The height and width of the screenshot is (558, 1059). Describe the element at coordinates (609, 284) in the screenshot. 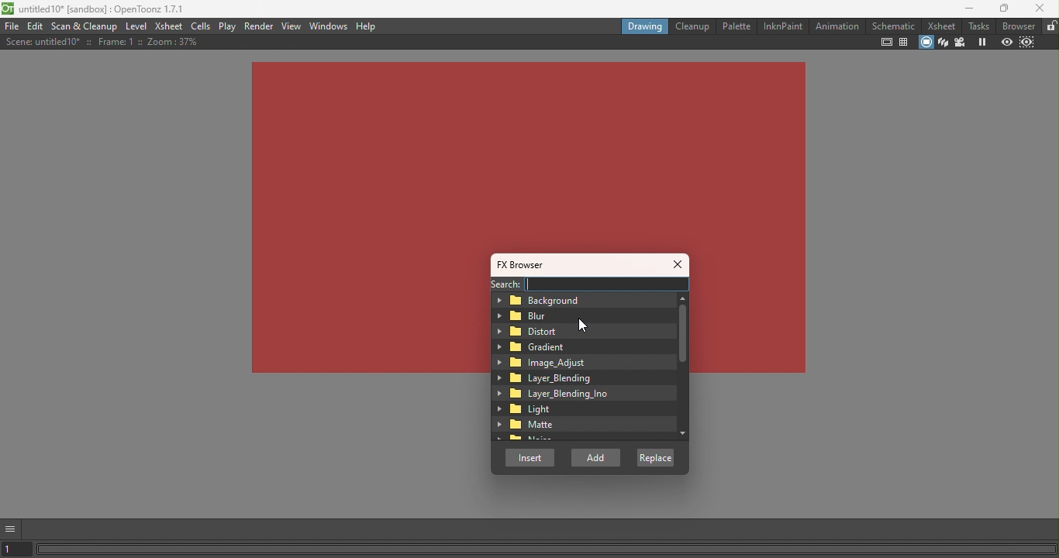

I see `Search bar` at that location.